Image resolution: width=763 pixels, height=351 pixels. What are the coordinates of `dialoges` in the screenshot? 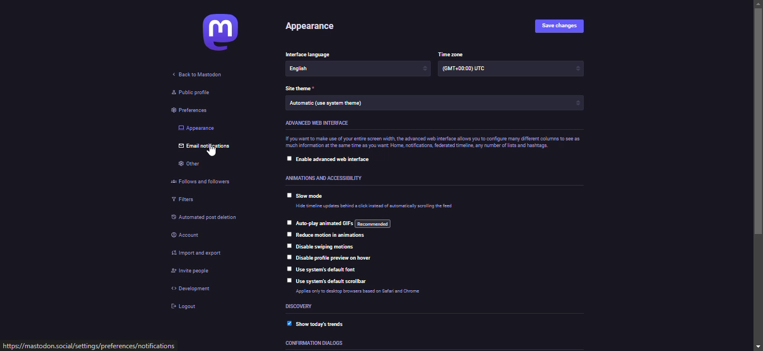 It's located at (313, 343).